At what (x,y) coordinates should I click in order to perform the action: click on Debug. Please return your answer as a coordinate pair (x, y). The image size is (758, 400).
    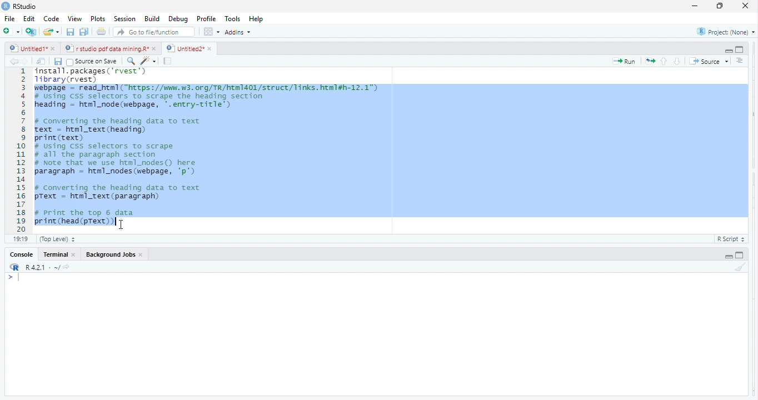
    Looking at the image, I should click on (178, 19).